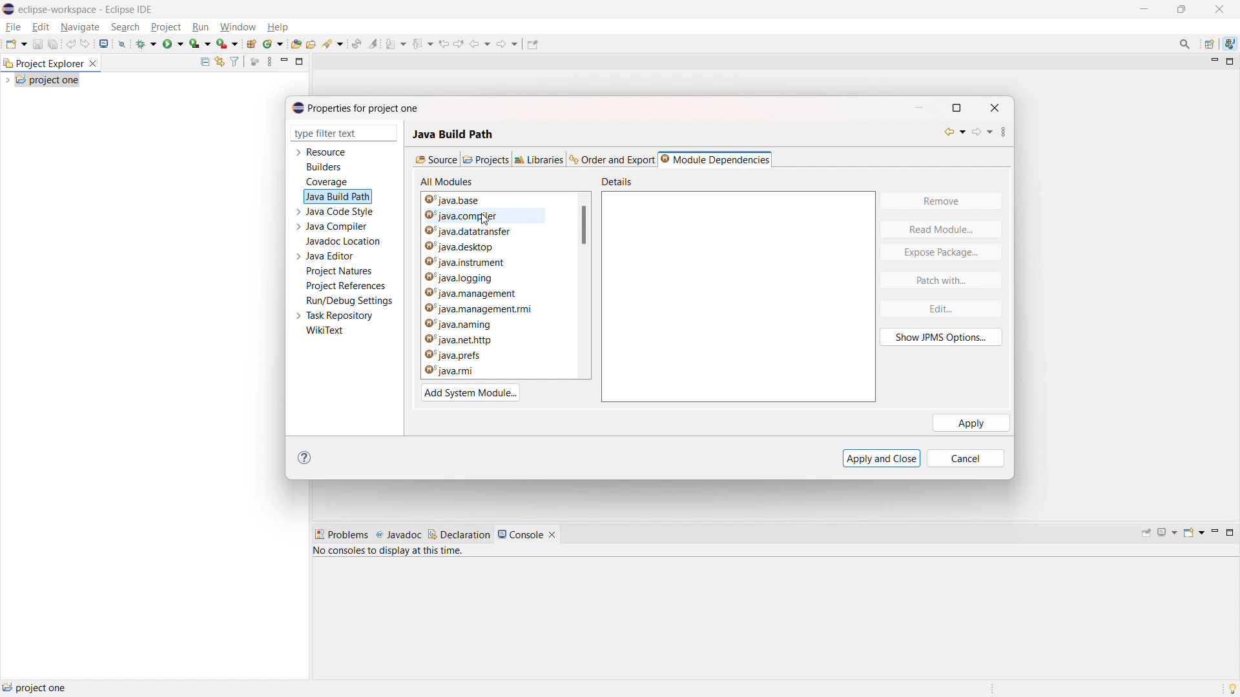 Image resolution: width=1240 pixels, height=697 pixels. Describe the element at coordinates (459, 534) in the screenshot. I see `declaration` at that location.